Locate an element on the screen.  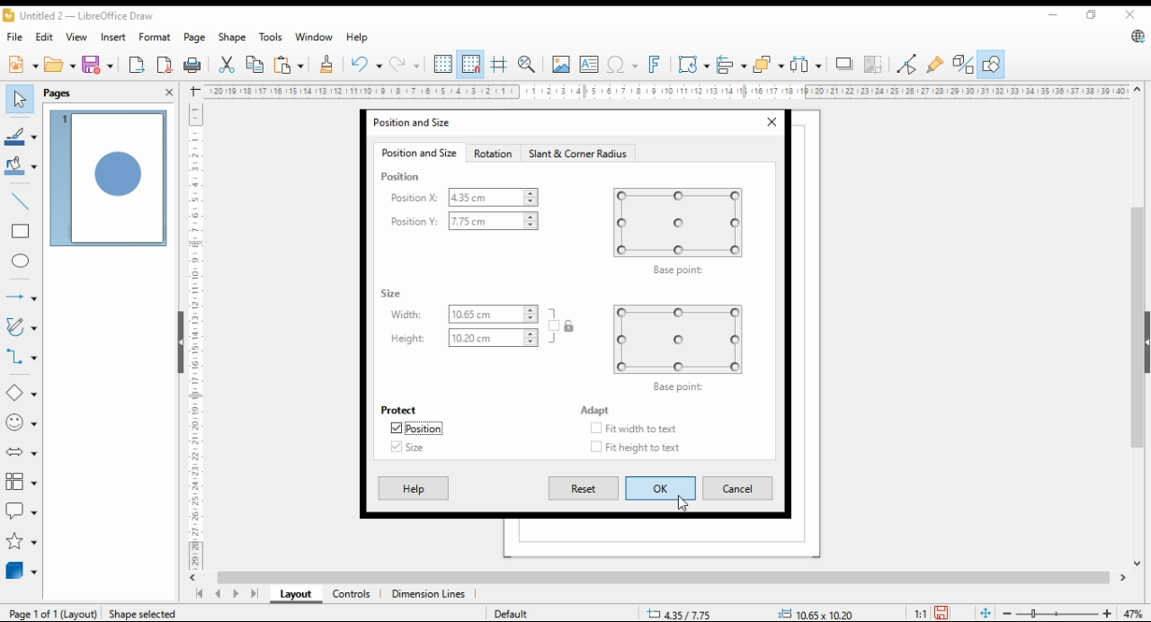
minimize is located at coordinates (1055, 16).